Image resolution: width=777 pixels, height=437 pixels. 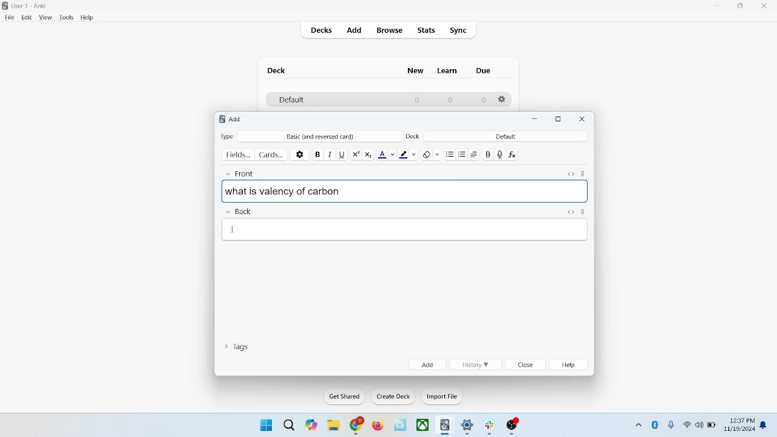 I want to click on 11/19/2024, so click(x=739, y=430).